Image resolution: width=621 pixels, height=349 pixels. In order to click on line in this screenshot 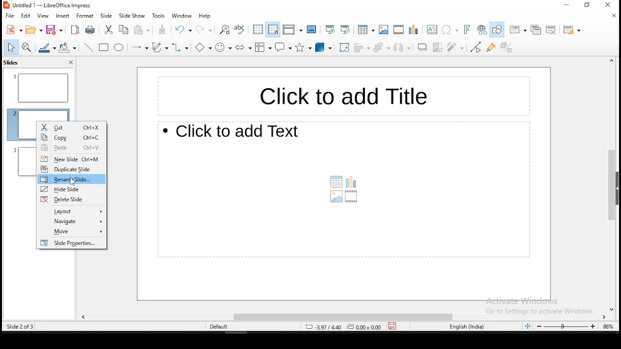, I will do `click(89, 48)`.